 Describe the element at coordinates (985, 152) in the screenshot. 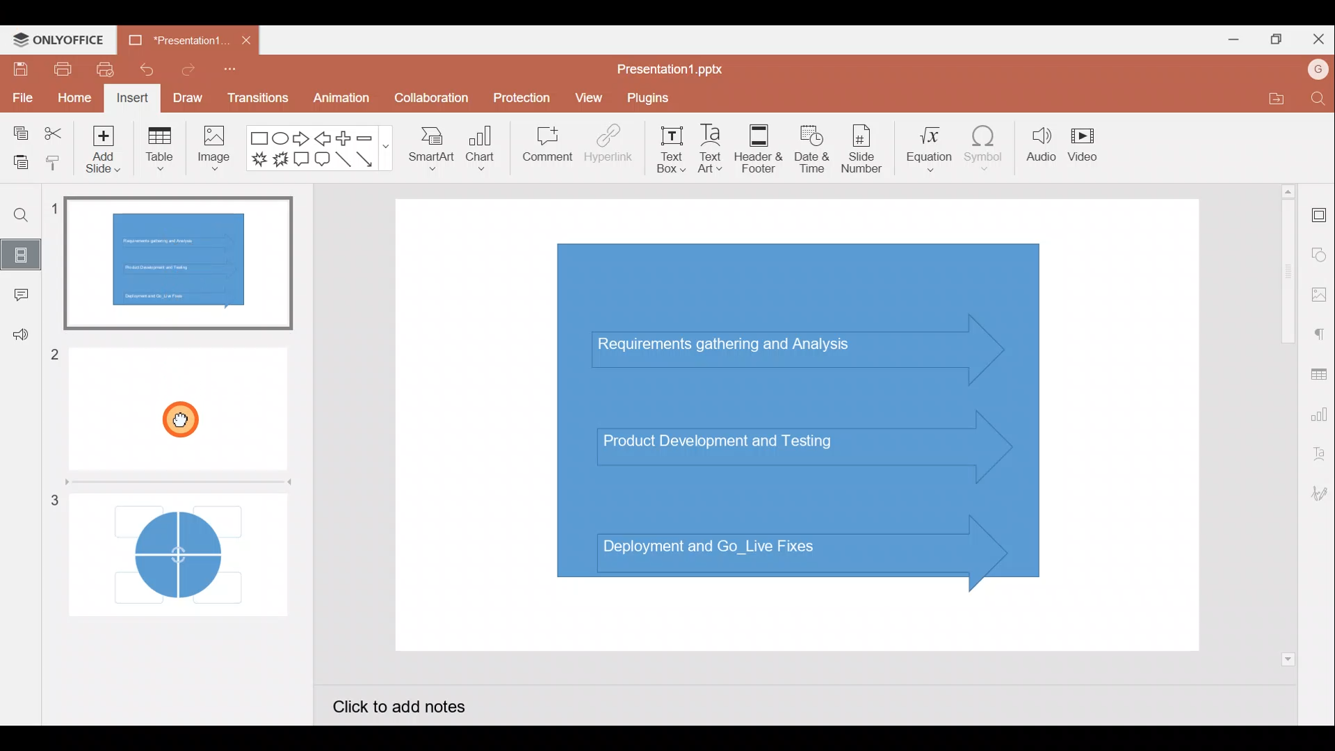

I see `Symbol` at that location.